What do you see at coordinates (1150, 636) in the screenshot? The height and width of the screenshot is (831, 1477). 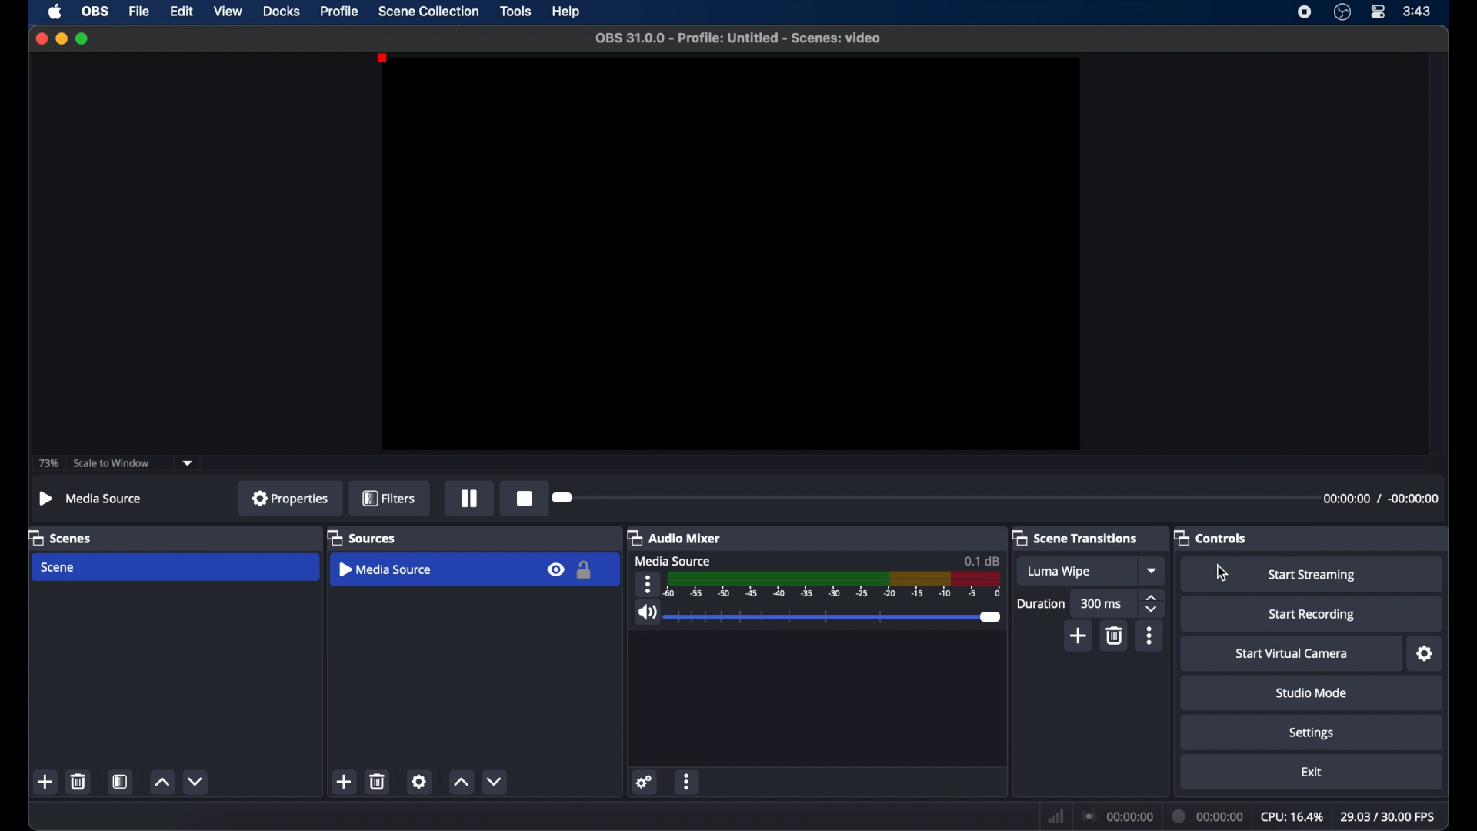 I see `more options` at bounding box center [1150, 636].